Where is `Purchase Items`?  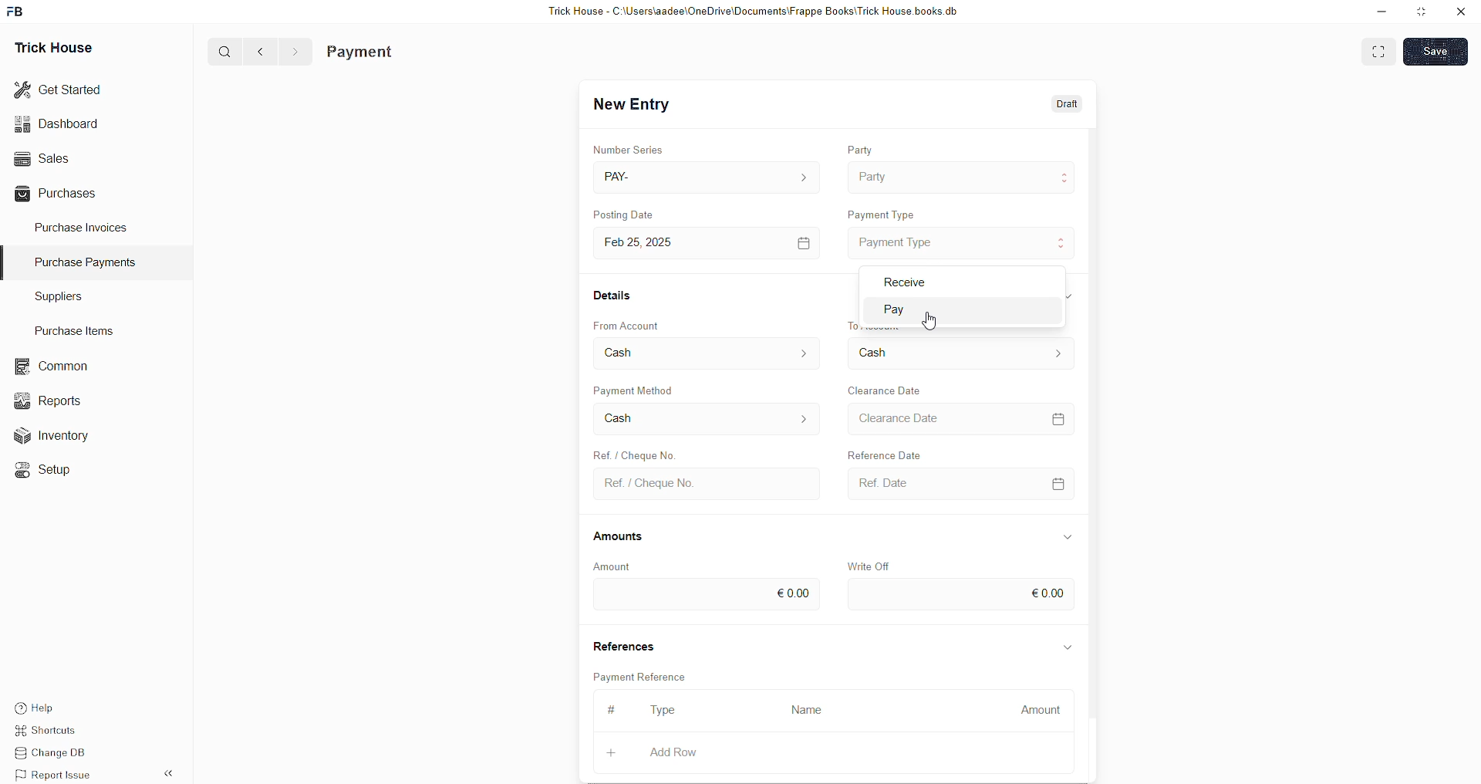
Purchase Items is located at coordinates (79, 328).